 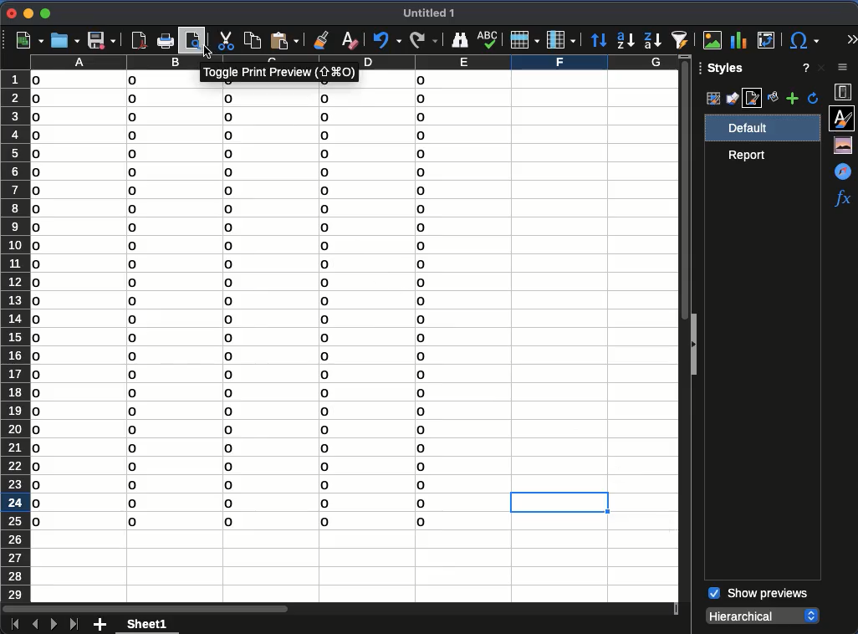 What do you see at coordinates (768, 40) in the screenshot?
I see `pivot table` at bounding box center [768, 40].